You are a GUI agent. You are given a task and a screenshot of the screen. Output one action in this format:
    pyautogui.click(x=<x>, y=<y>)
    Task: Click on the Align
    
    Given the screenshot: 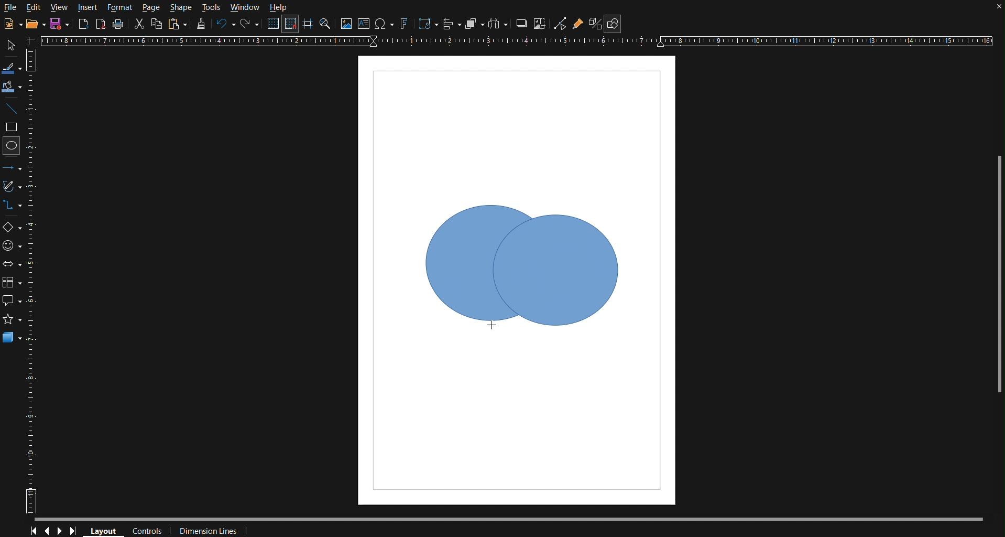 What is the action you would take?
    pyautogui.click(x=451, y=24)
    